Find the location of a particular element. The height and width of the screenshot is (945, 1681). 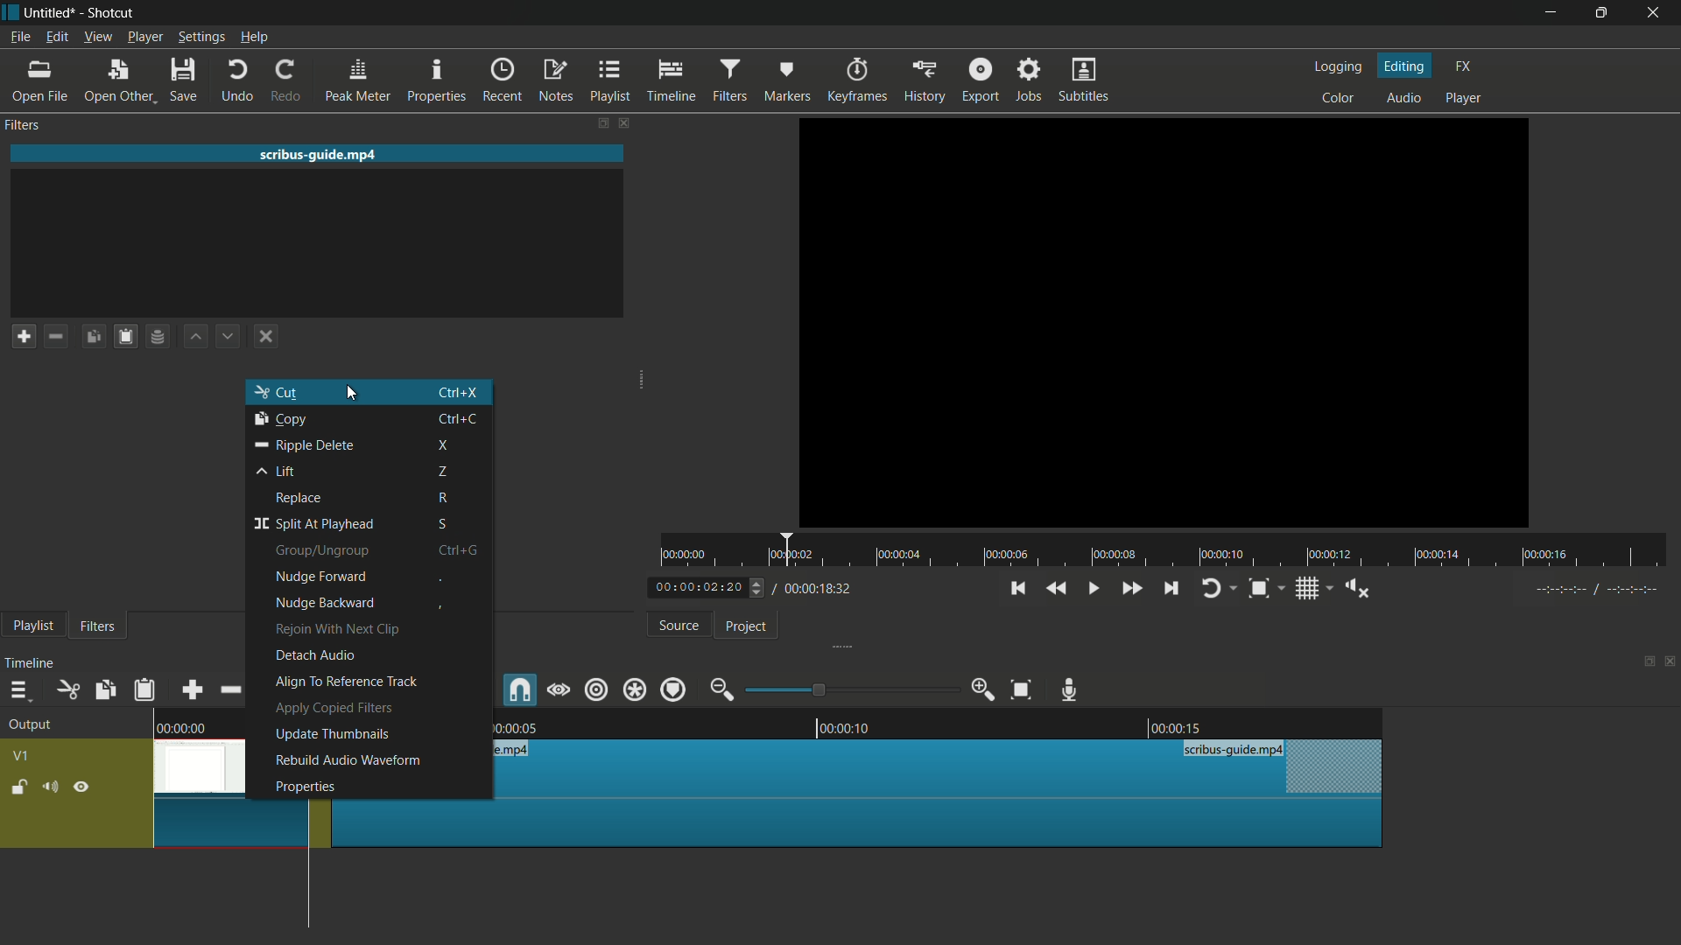

snap is located at coordinates (520, 690).